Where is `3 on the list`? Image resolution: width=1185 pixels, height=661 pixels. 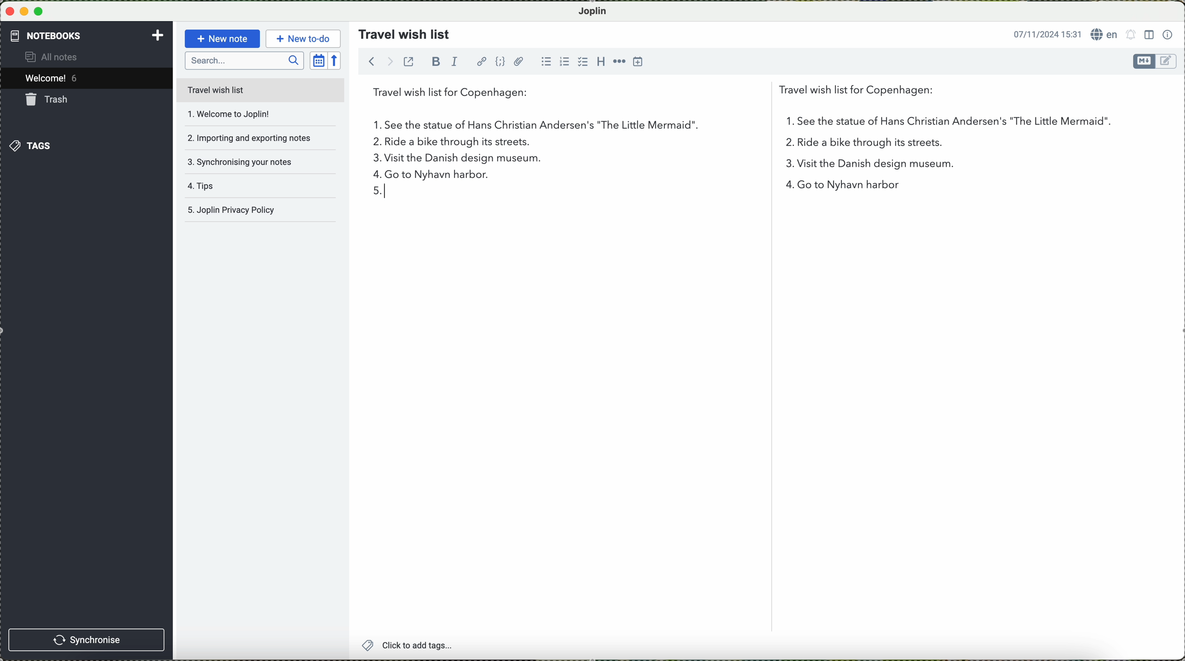
3 on the list is located at coordinates (370, 160).